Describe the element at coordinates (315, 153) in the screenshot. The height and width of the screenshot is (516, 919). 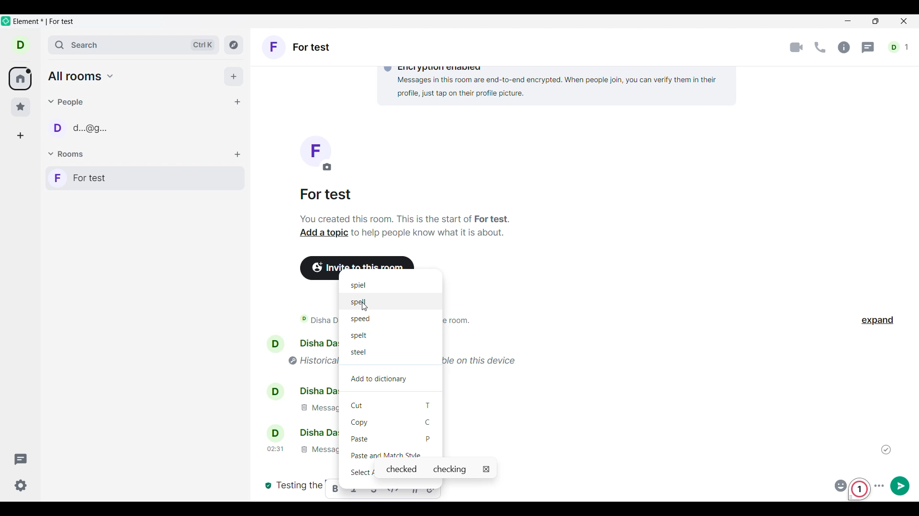
I see `f` at that location.